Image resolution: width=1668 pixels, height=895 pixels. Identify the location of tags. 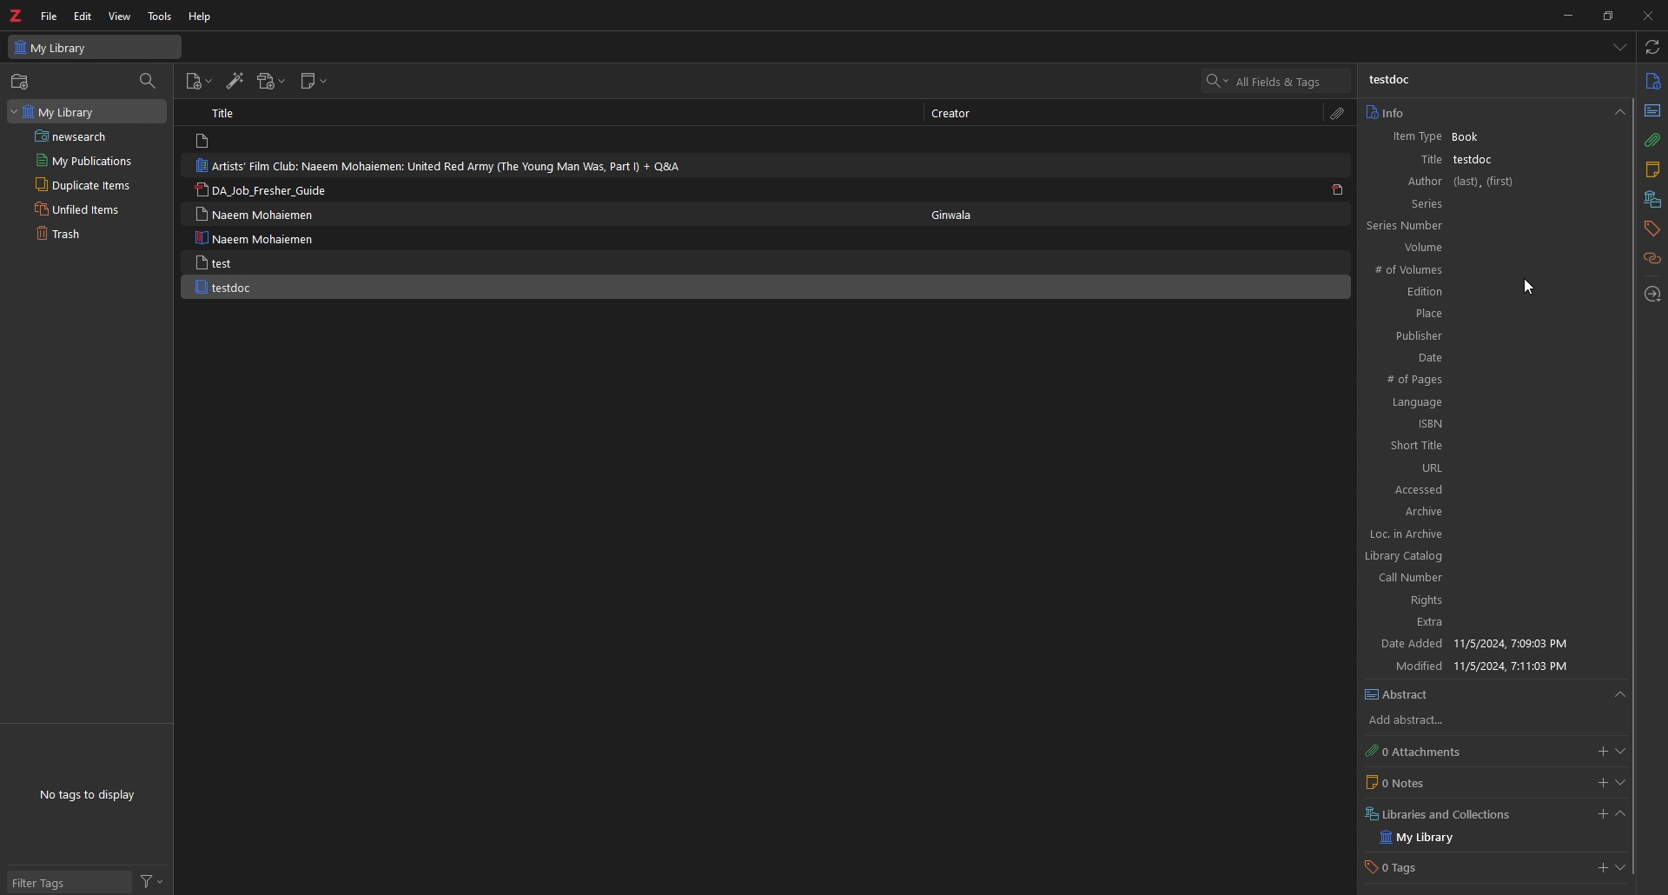
(1651, 229).